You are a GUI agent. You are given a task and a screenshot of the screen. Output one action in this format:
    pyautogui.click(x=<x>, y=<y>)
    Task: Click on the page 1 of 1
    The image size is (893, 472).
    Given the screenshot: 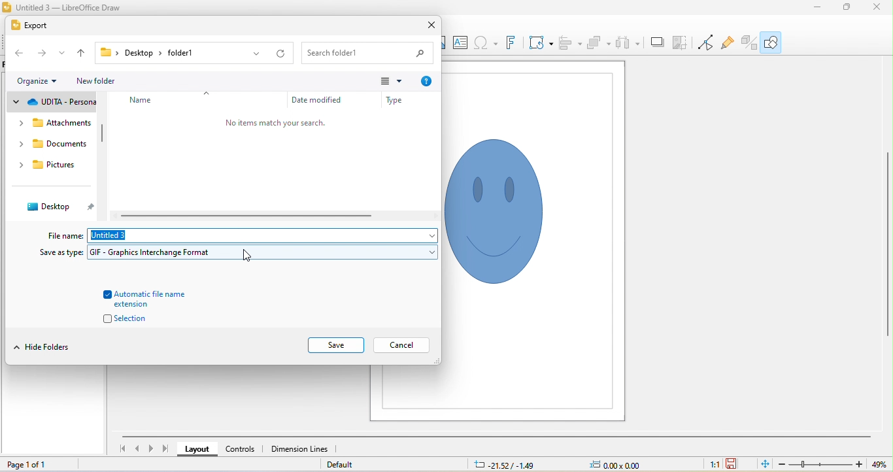 What is the action you would take?
    pyautogui.click(x=27, y=465)
    